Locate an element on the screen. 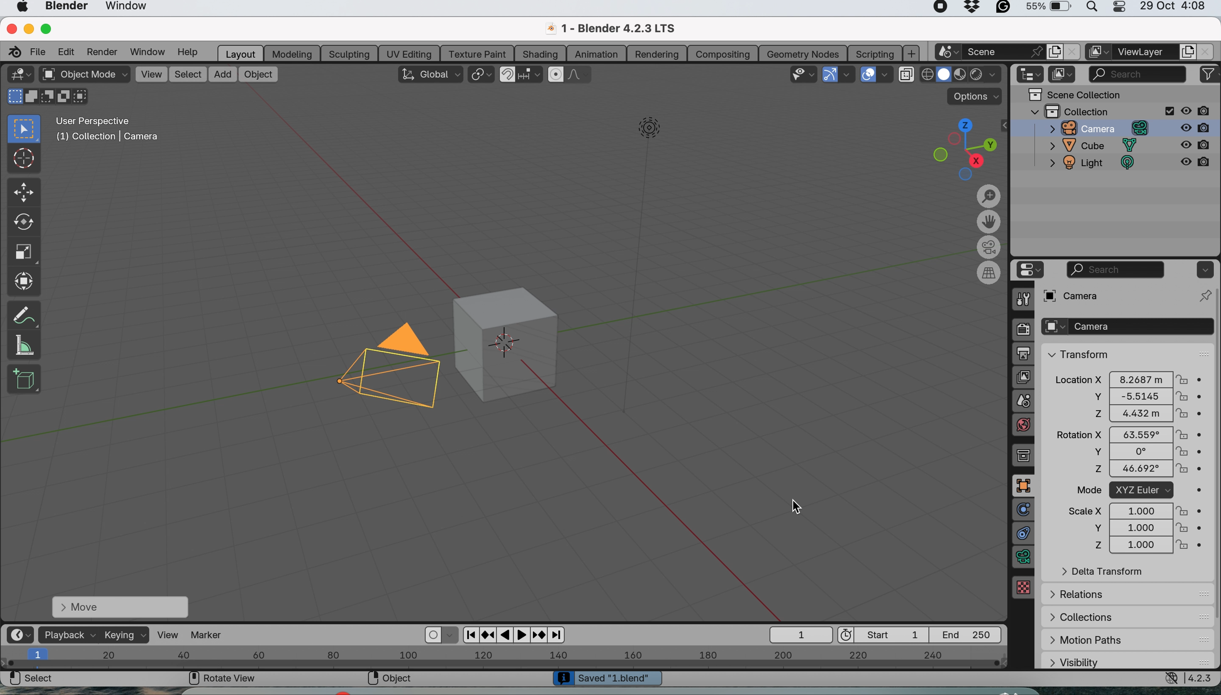 Image resolution: width=1221 pixels, height=695 pixels. active workspace is located at coordinates (1099, 52).